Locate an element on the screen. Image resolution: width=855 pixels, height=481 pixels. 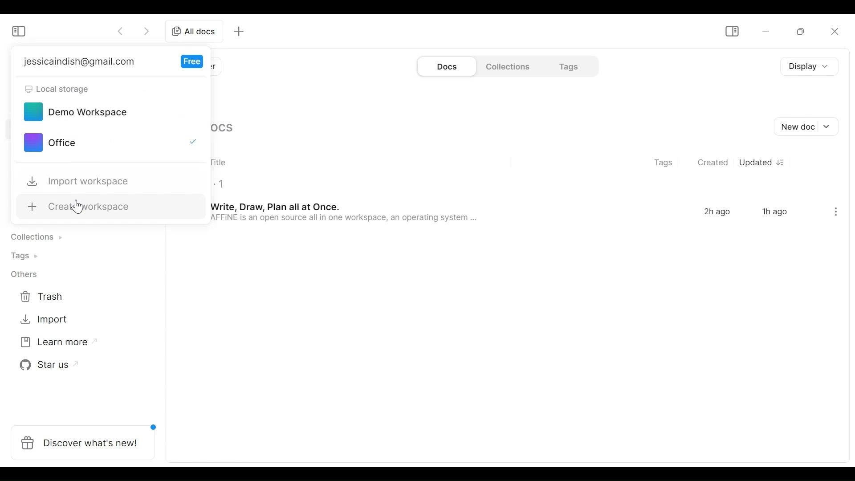
Display is located at coordinates (809, 68).